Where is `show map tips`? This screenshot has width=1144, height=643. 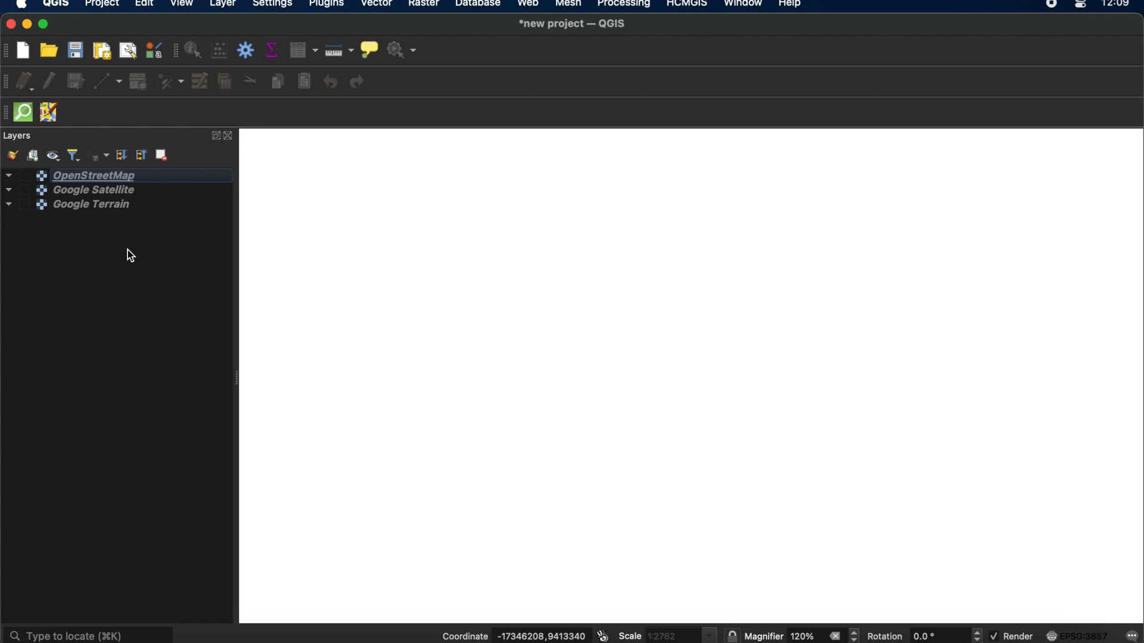
show map tips is located at coordinates (369, 48).